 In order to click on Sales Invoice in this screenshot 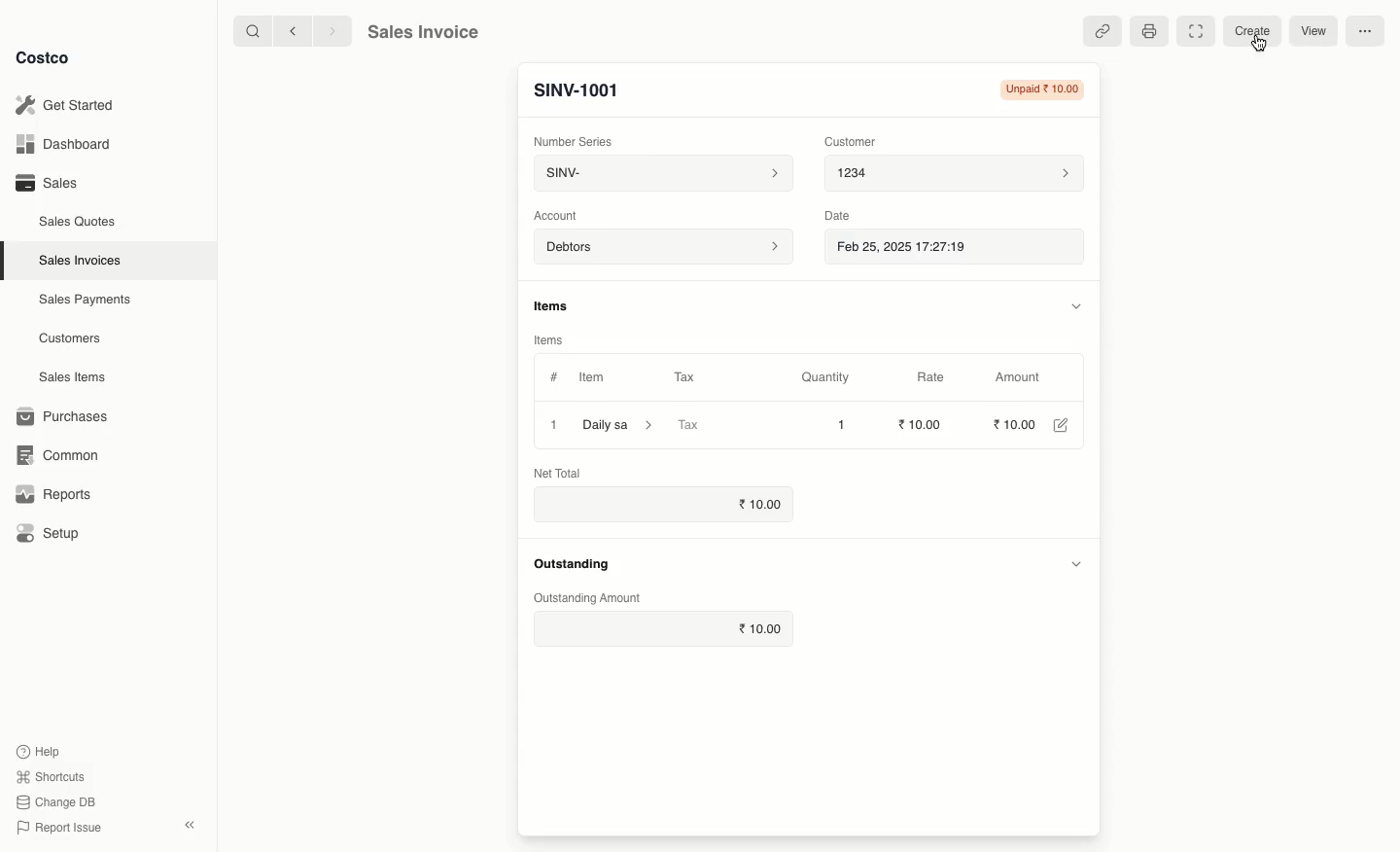, I will do `click(427, 32)`.